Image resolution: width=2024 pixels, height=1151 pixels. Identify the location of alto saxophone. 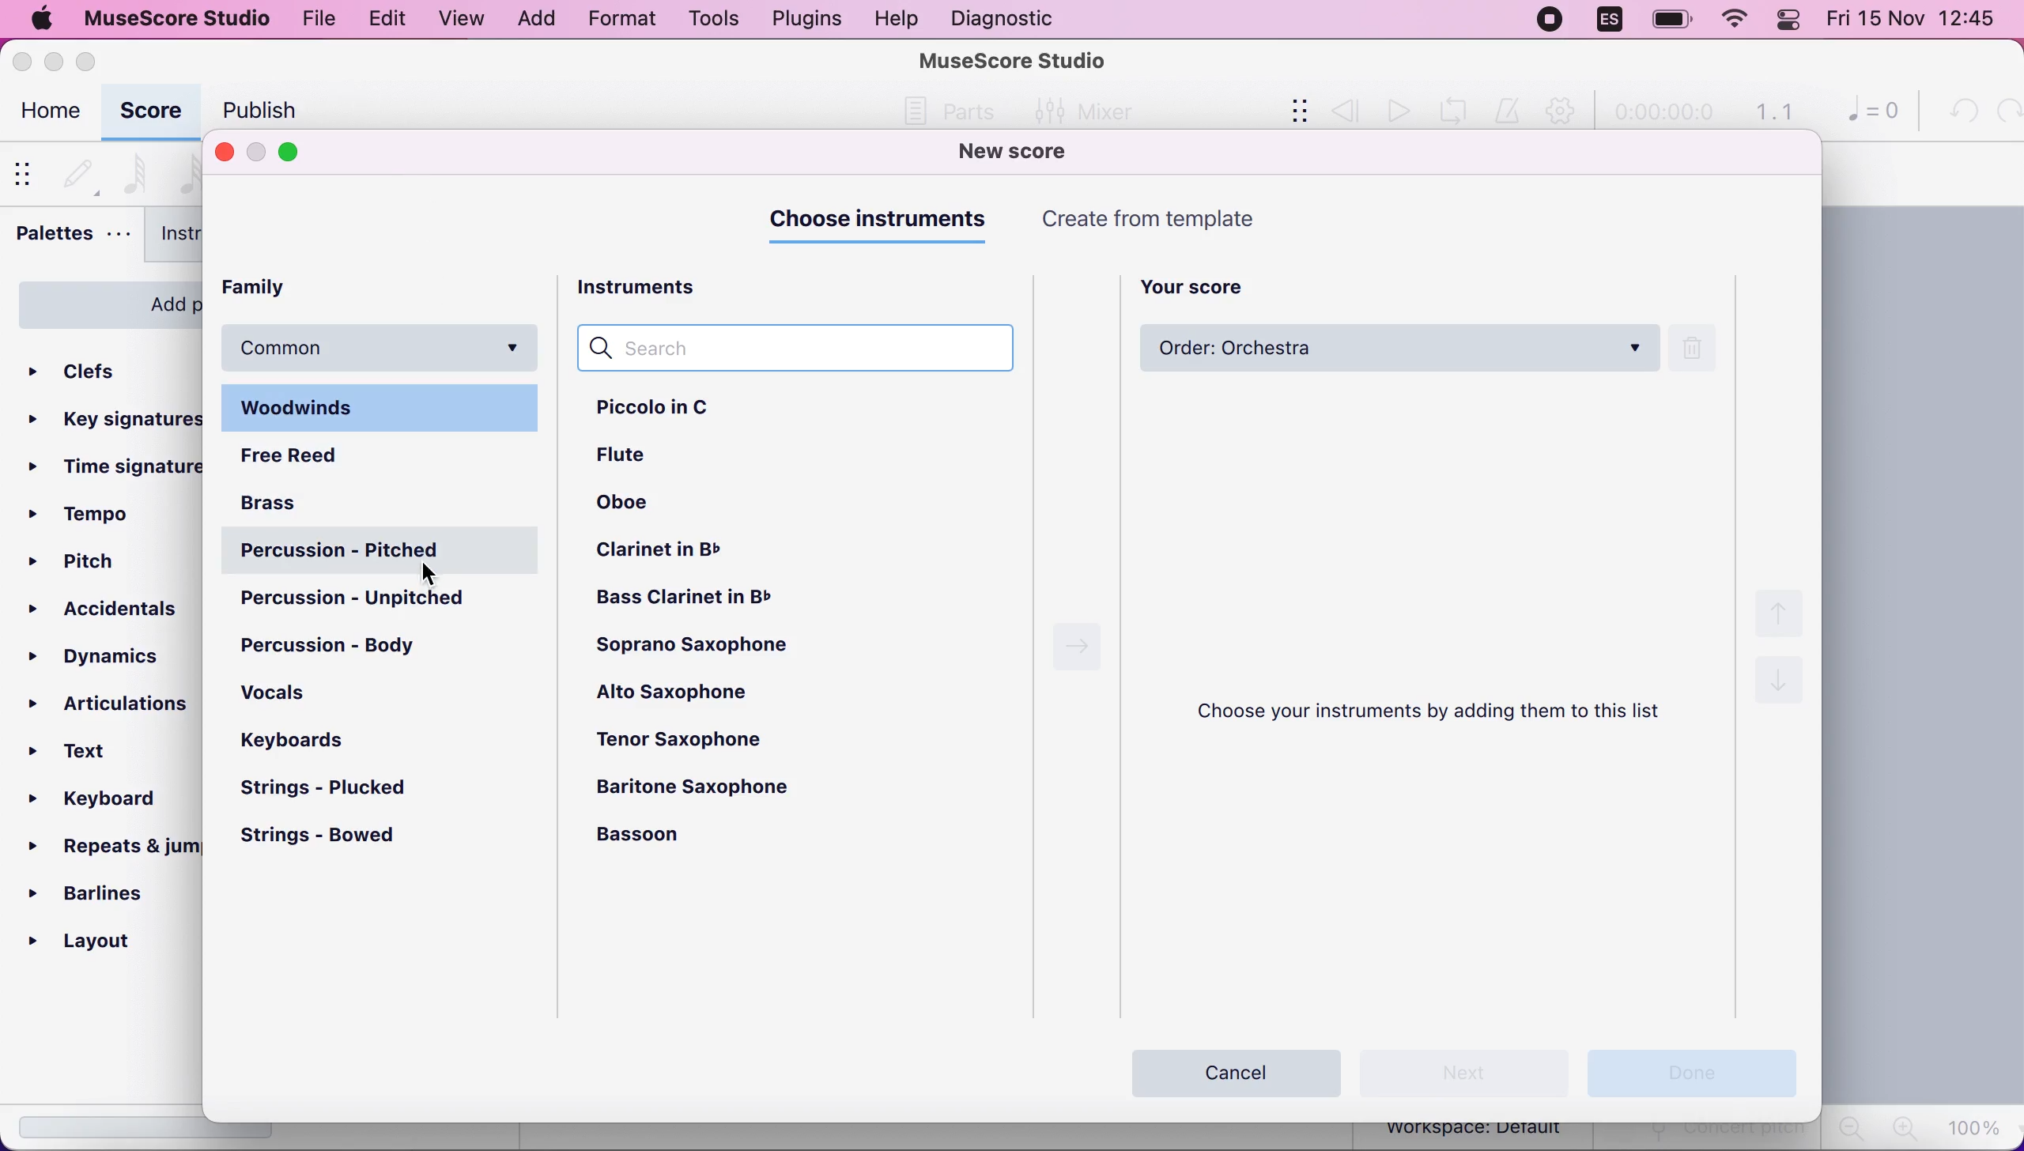
(685, 688).